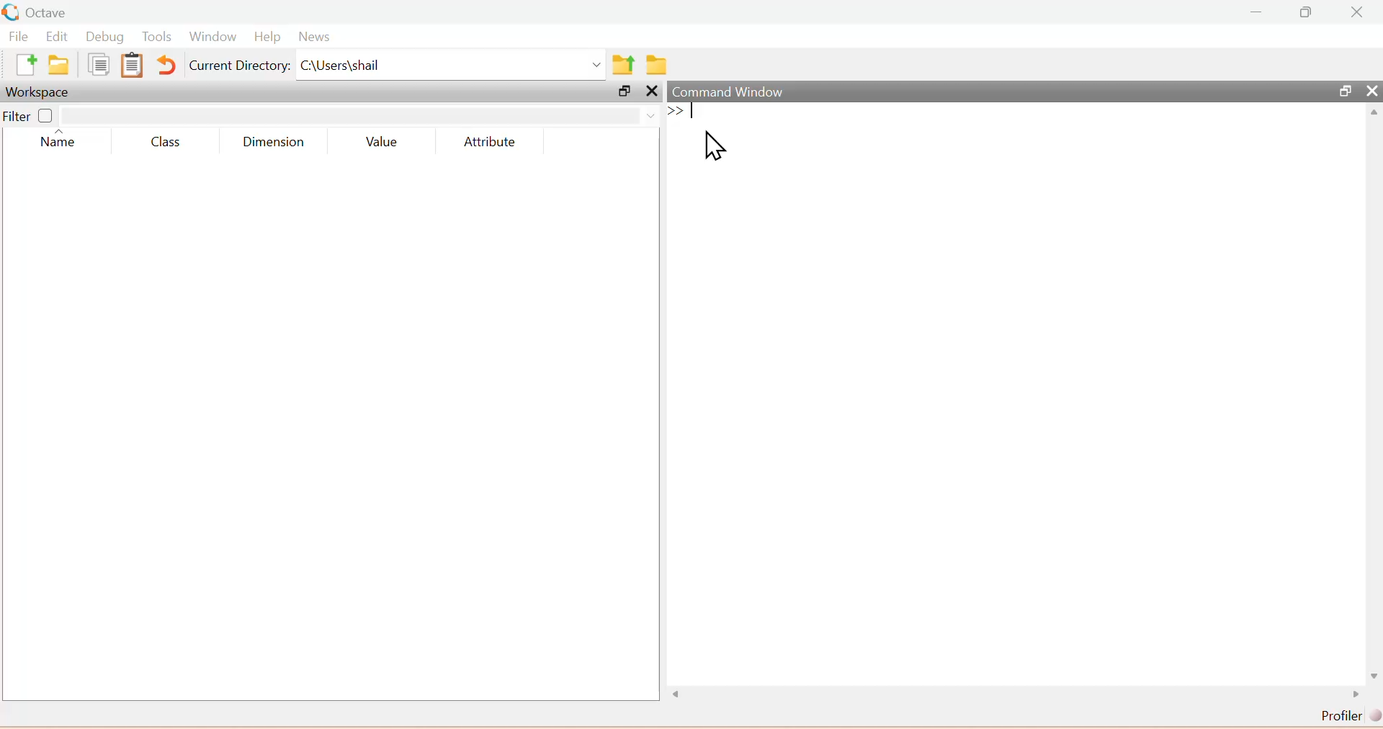  I want to click on Maximize, so click(1343, 91).